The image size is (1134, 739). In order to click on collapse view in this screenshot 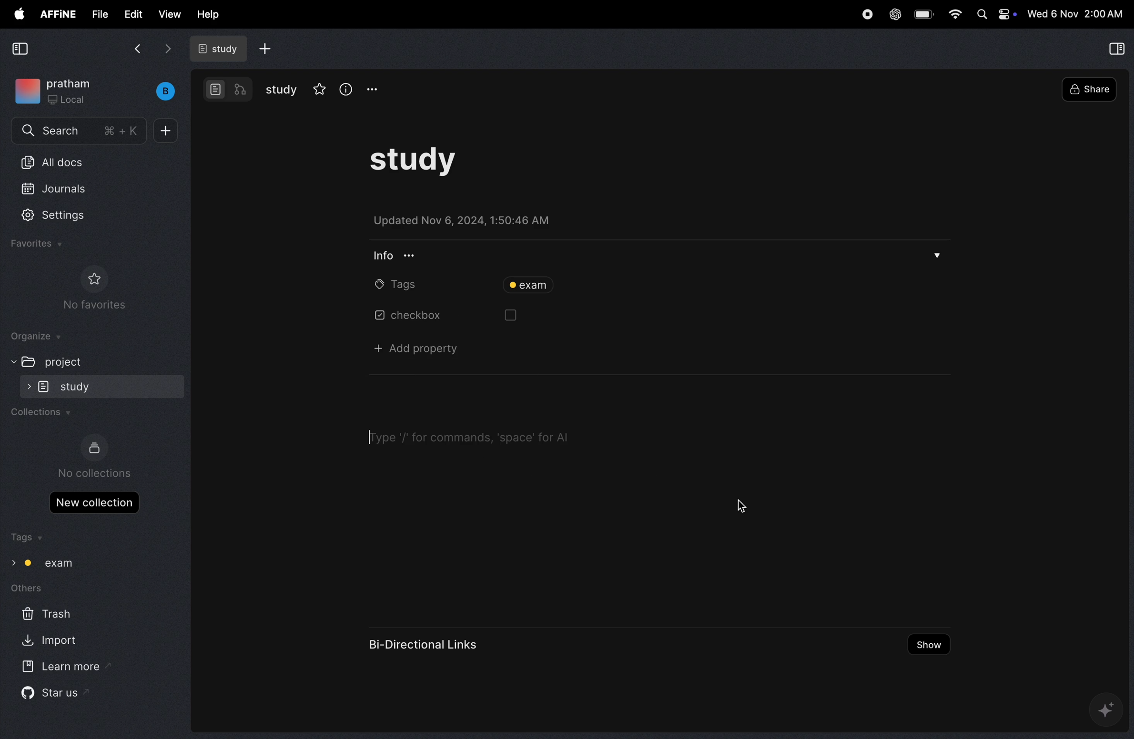, I will do `click(20, 49)`.